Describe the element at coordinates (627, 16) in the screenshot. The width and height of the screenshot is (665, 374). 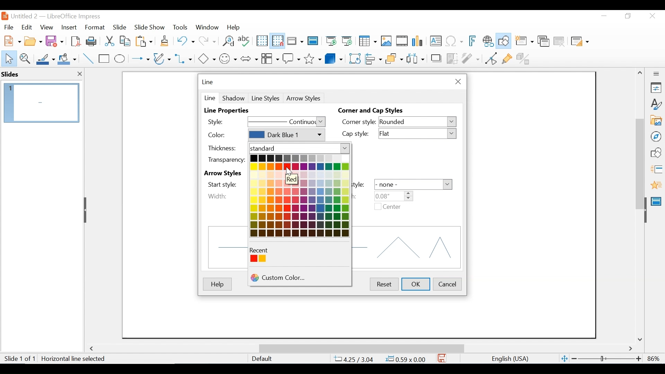
I see `Restore` at that location.